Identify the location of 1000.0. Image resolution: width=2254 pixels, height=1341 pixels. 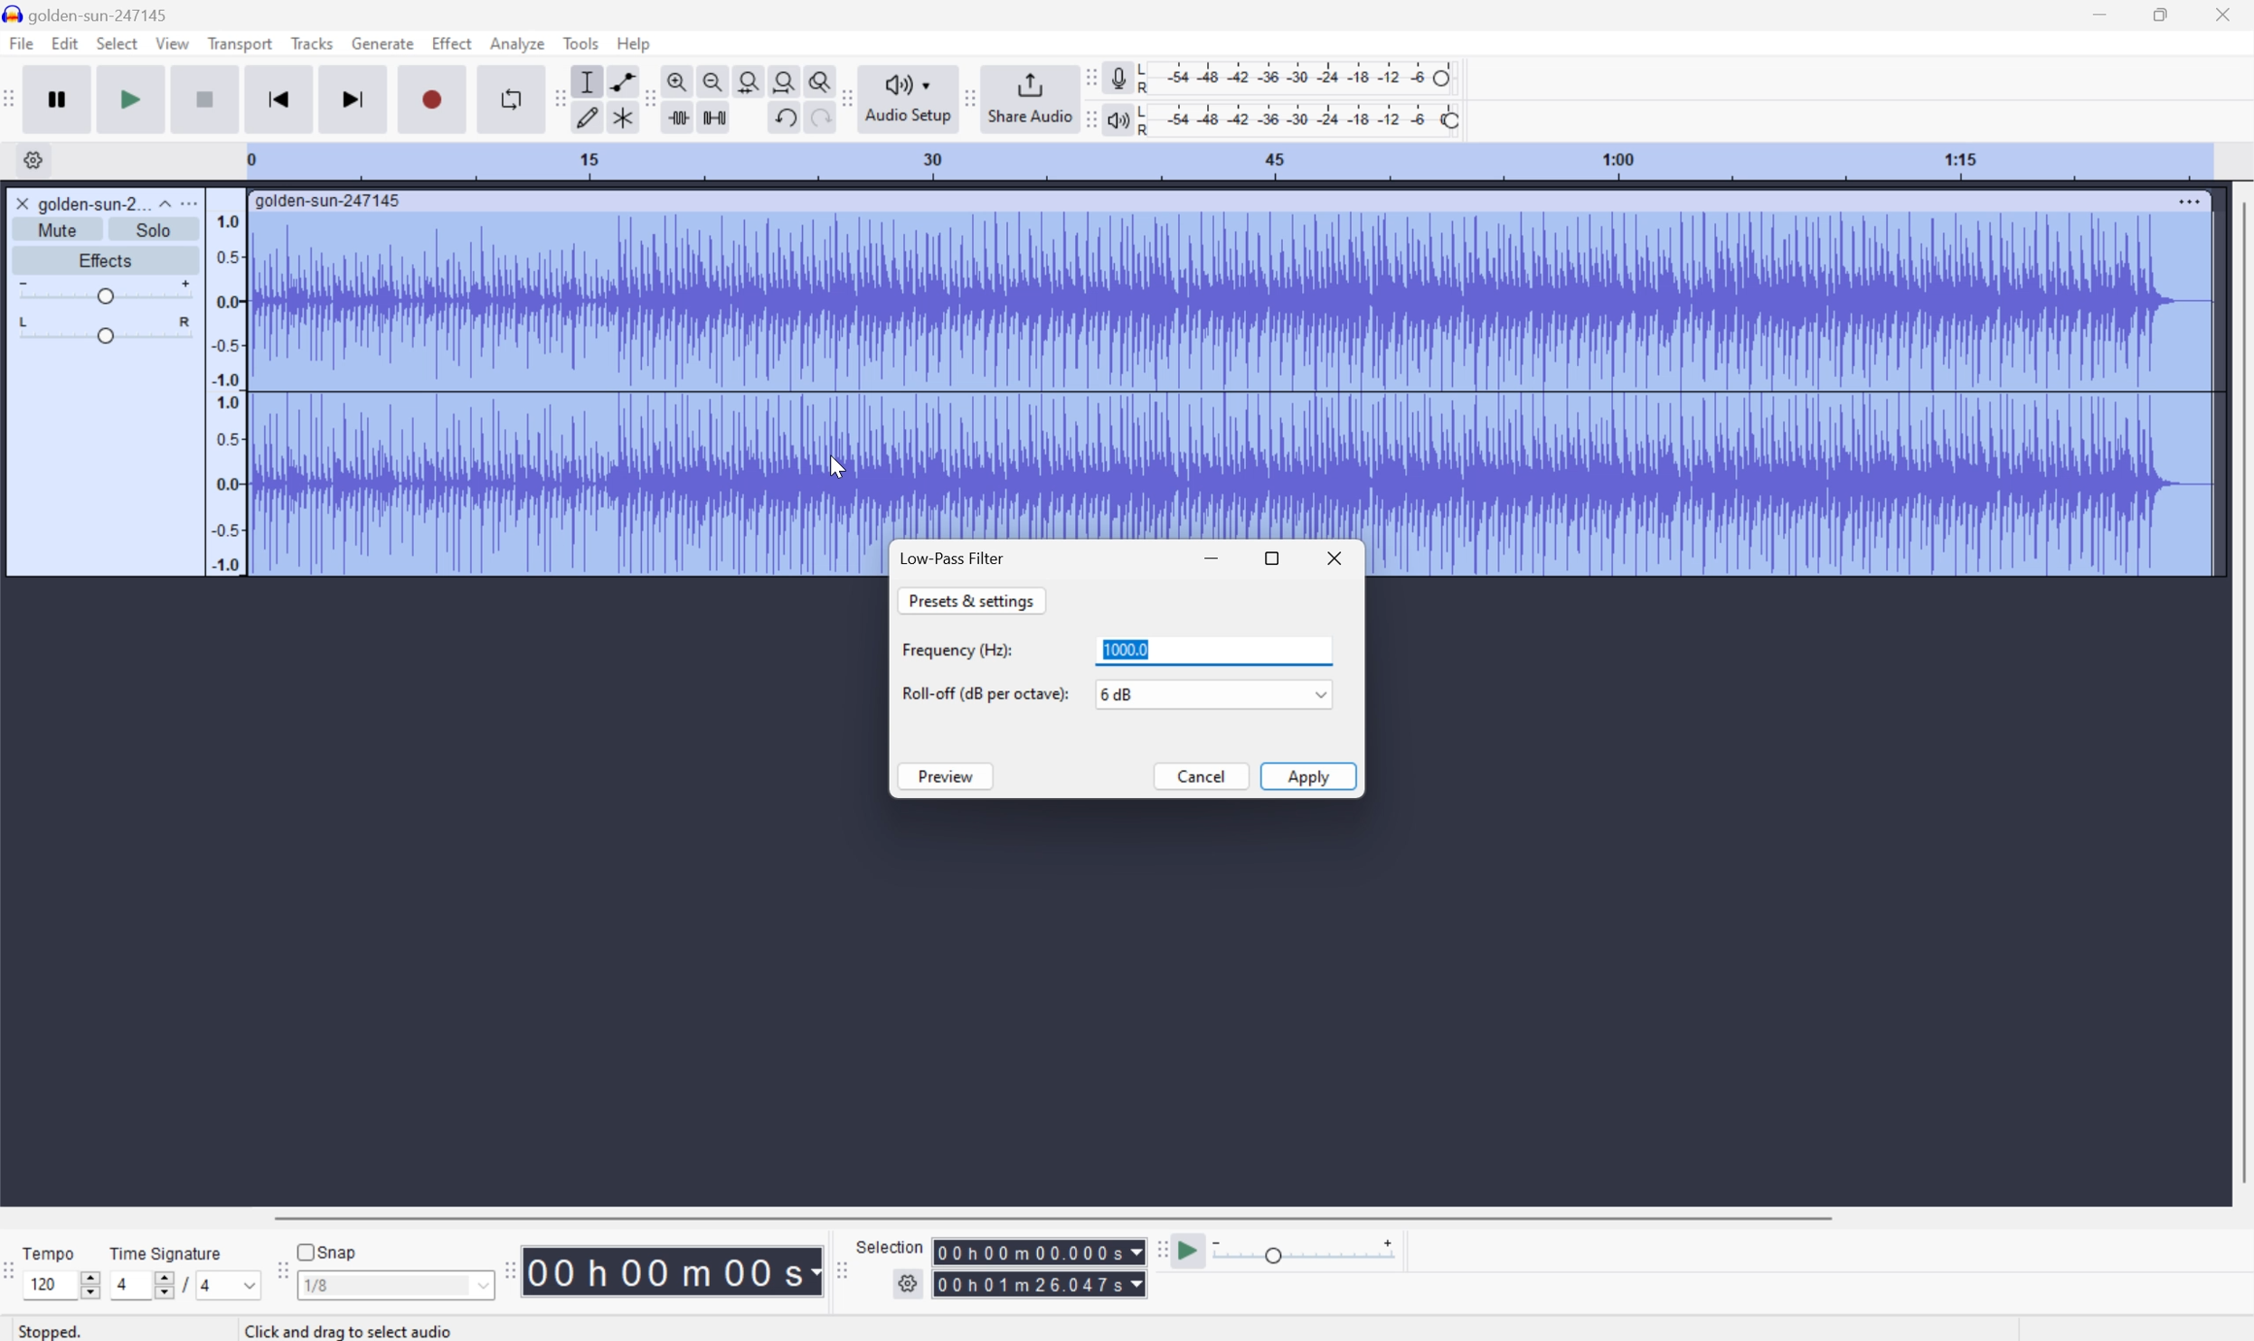
(1213, 651).